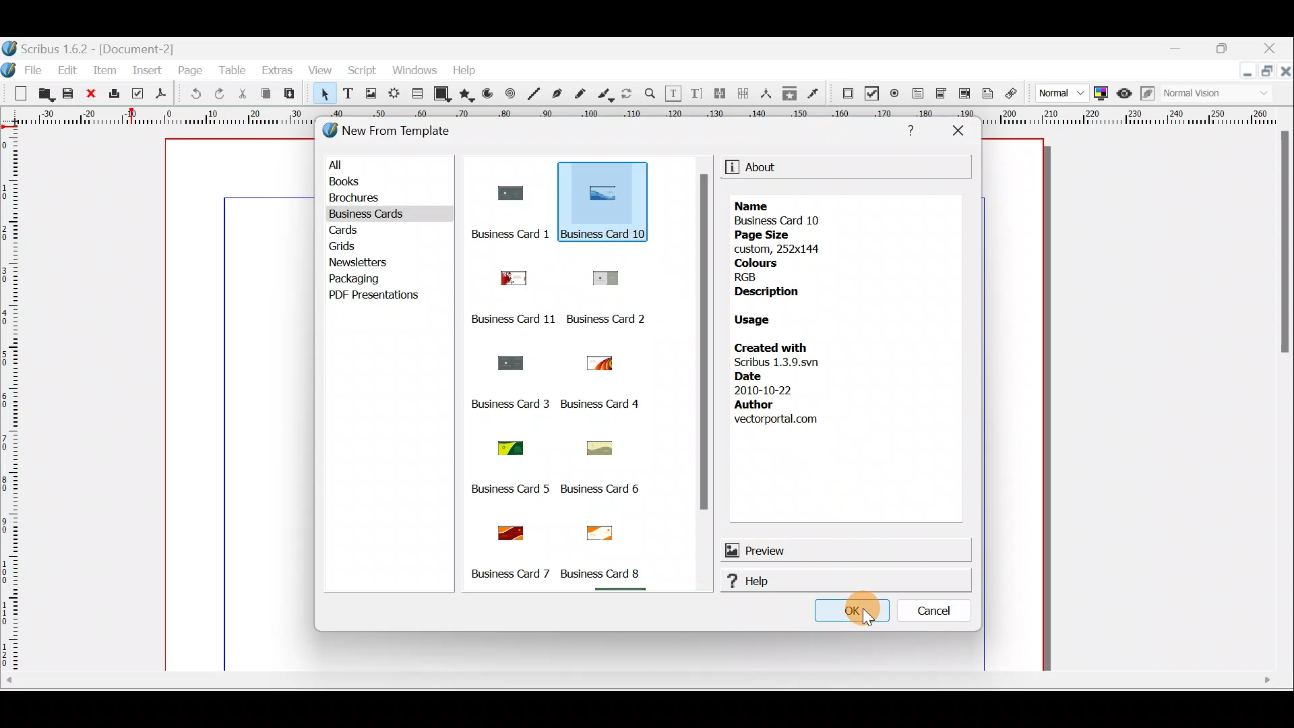 This screenshot has width=1294, height=728. Describe the element at coordinates (767, 94) in the screenshot. I see `Measurements` at that location.